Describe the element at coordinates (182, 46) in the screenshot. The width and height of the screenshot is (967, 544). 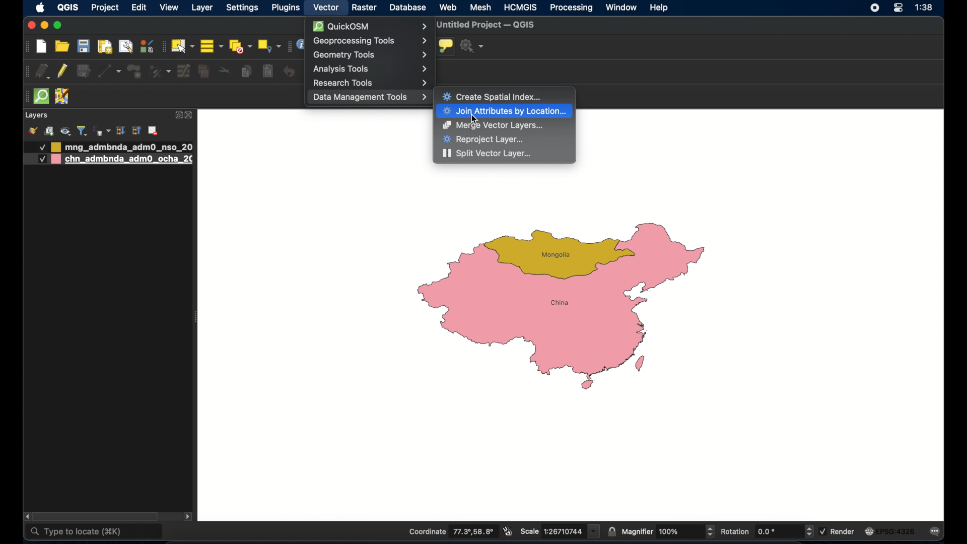
I see `select features by area or single click` at that location.